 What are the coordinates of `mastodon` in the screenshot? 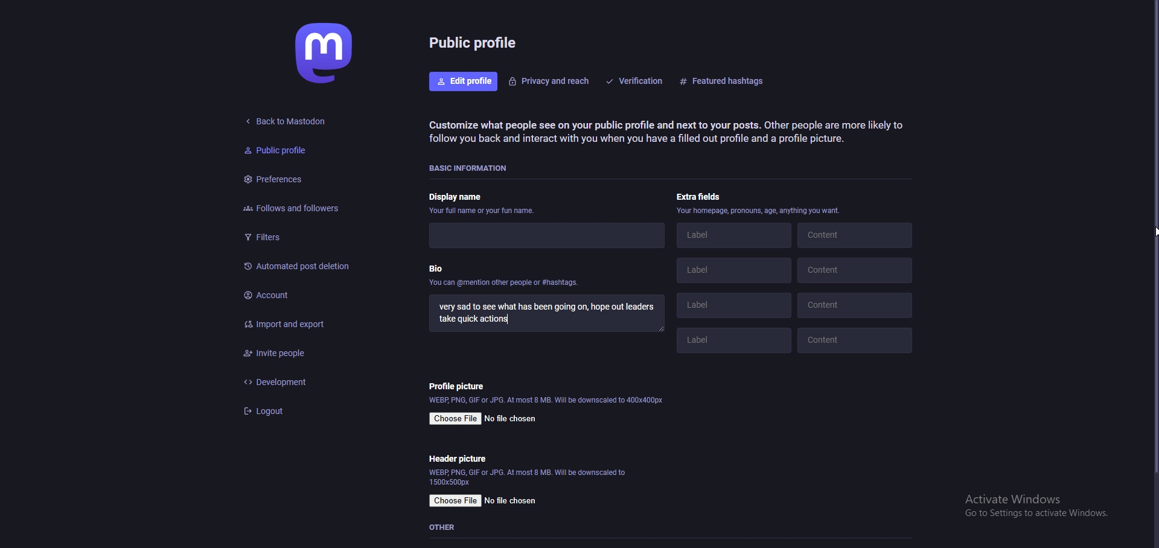 It's located at (327, 53).